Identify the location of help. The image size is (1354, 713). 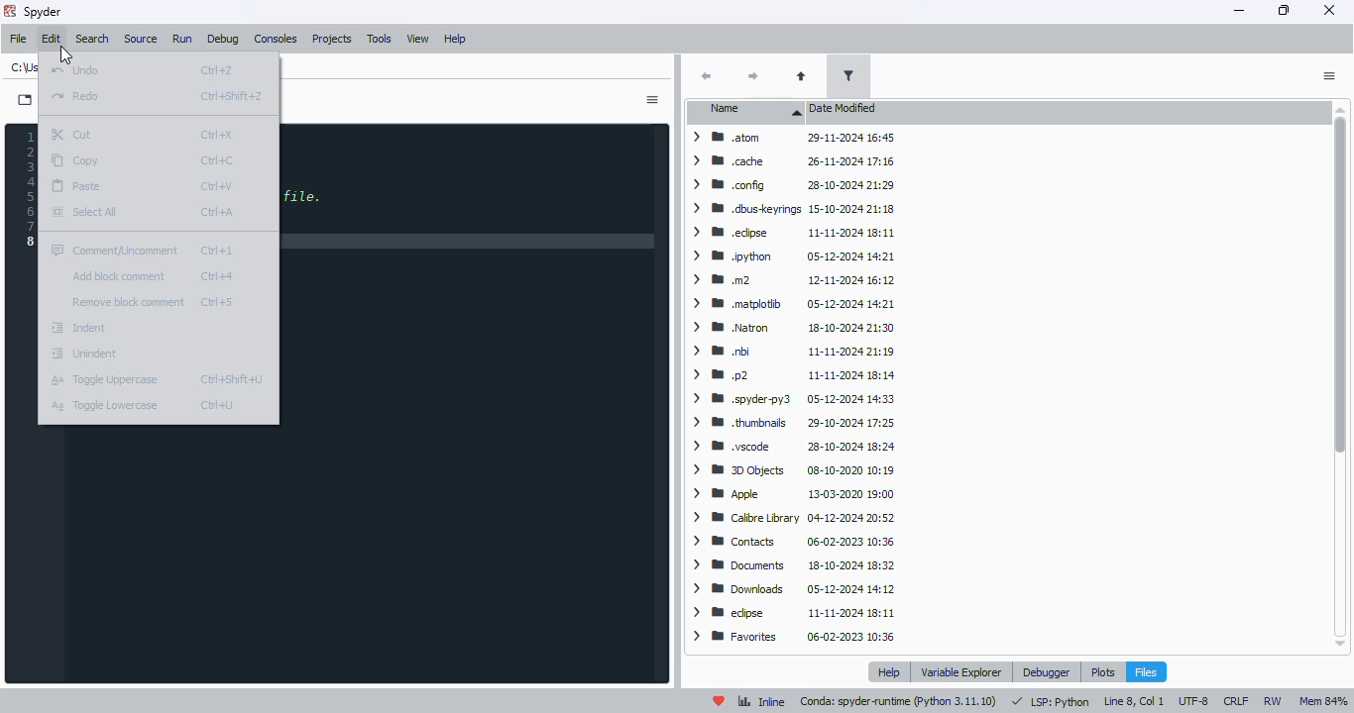
(891, 672).